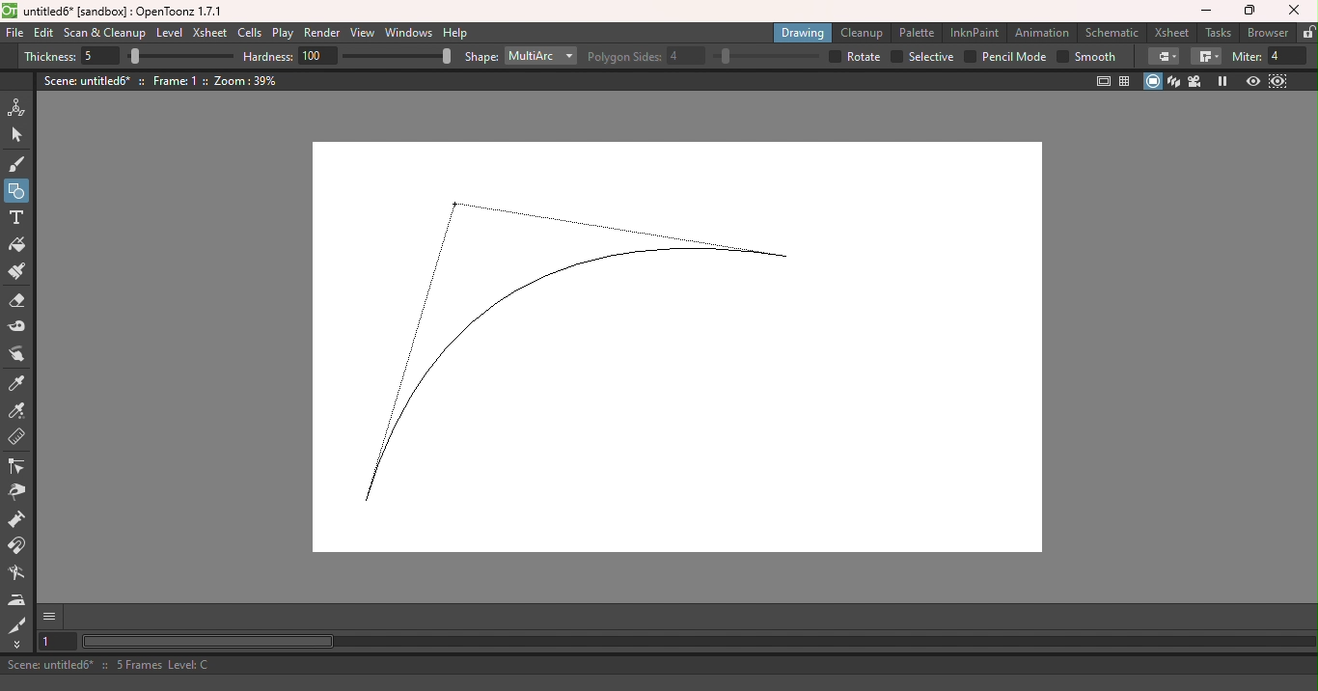 The image size is (1318, 691). What do you see at coordinates (17, 357) in the screenshot?
I see `Finger tool` at bounding box center [17, 357].